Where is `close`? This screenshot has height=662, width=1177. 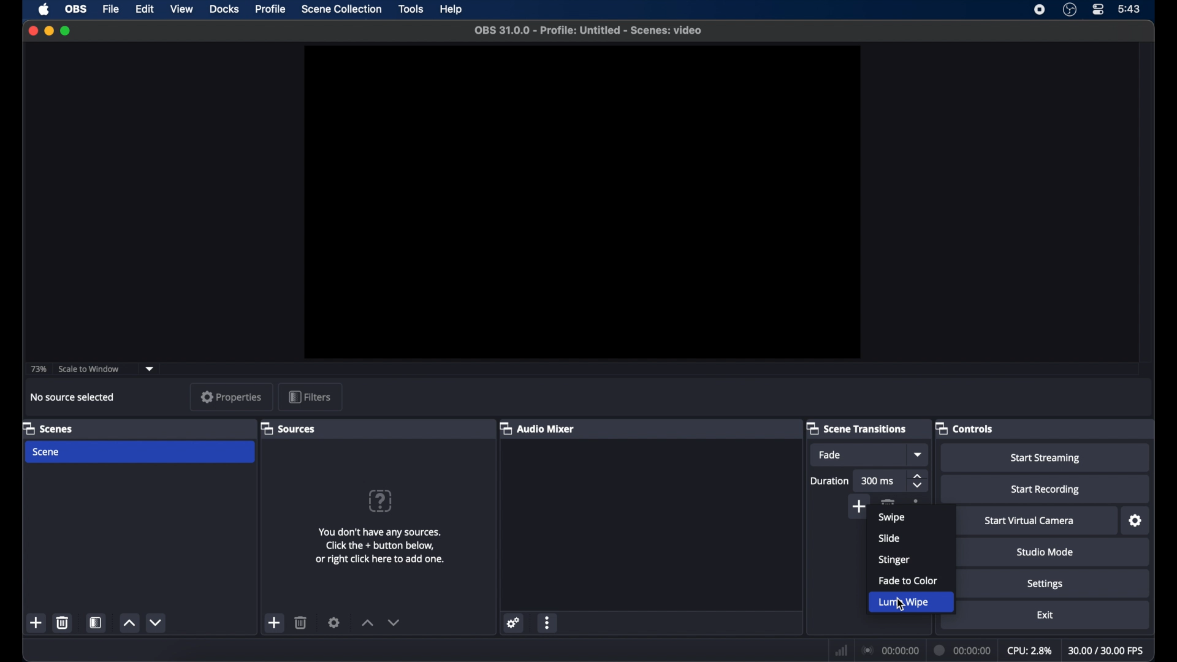 close is located at coordinates (32, 30).